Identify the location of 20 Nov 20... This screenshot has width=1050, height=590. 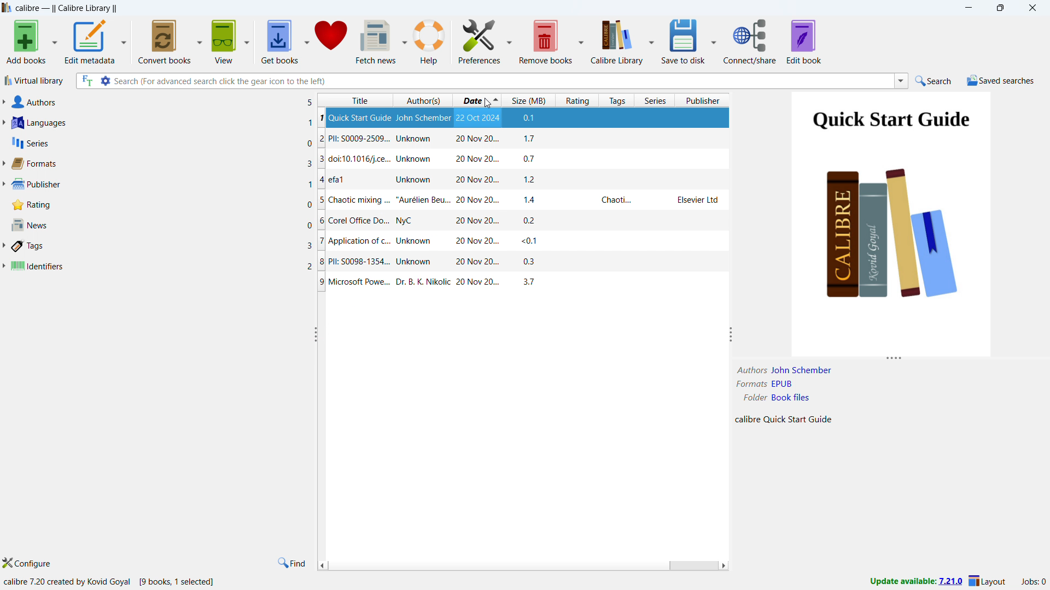
(477, 181).